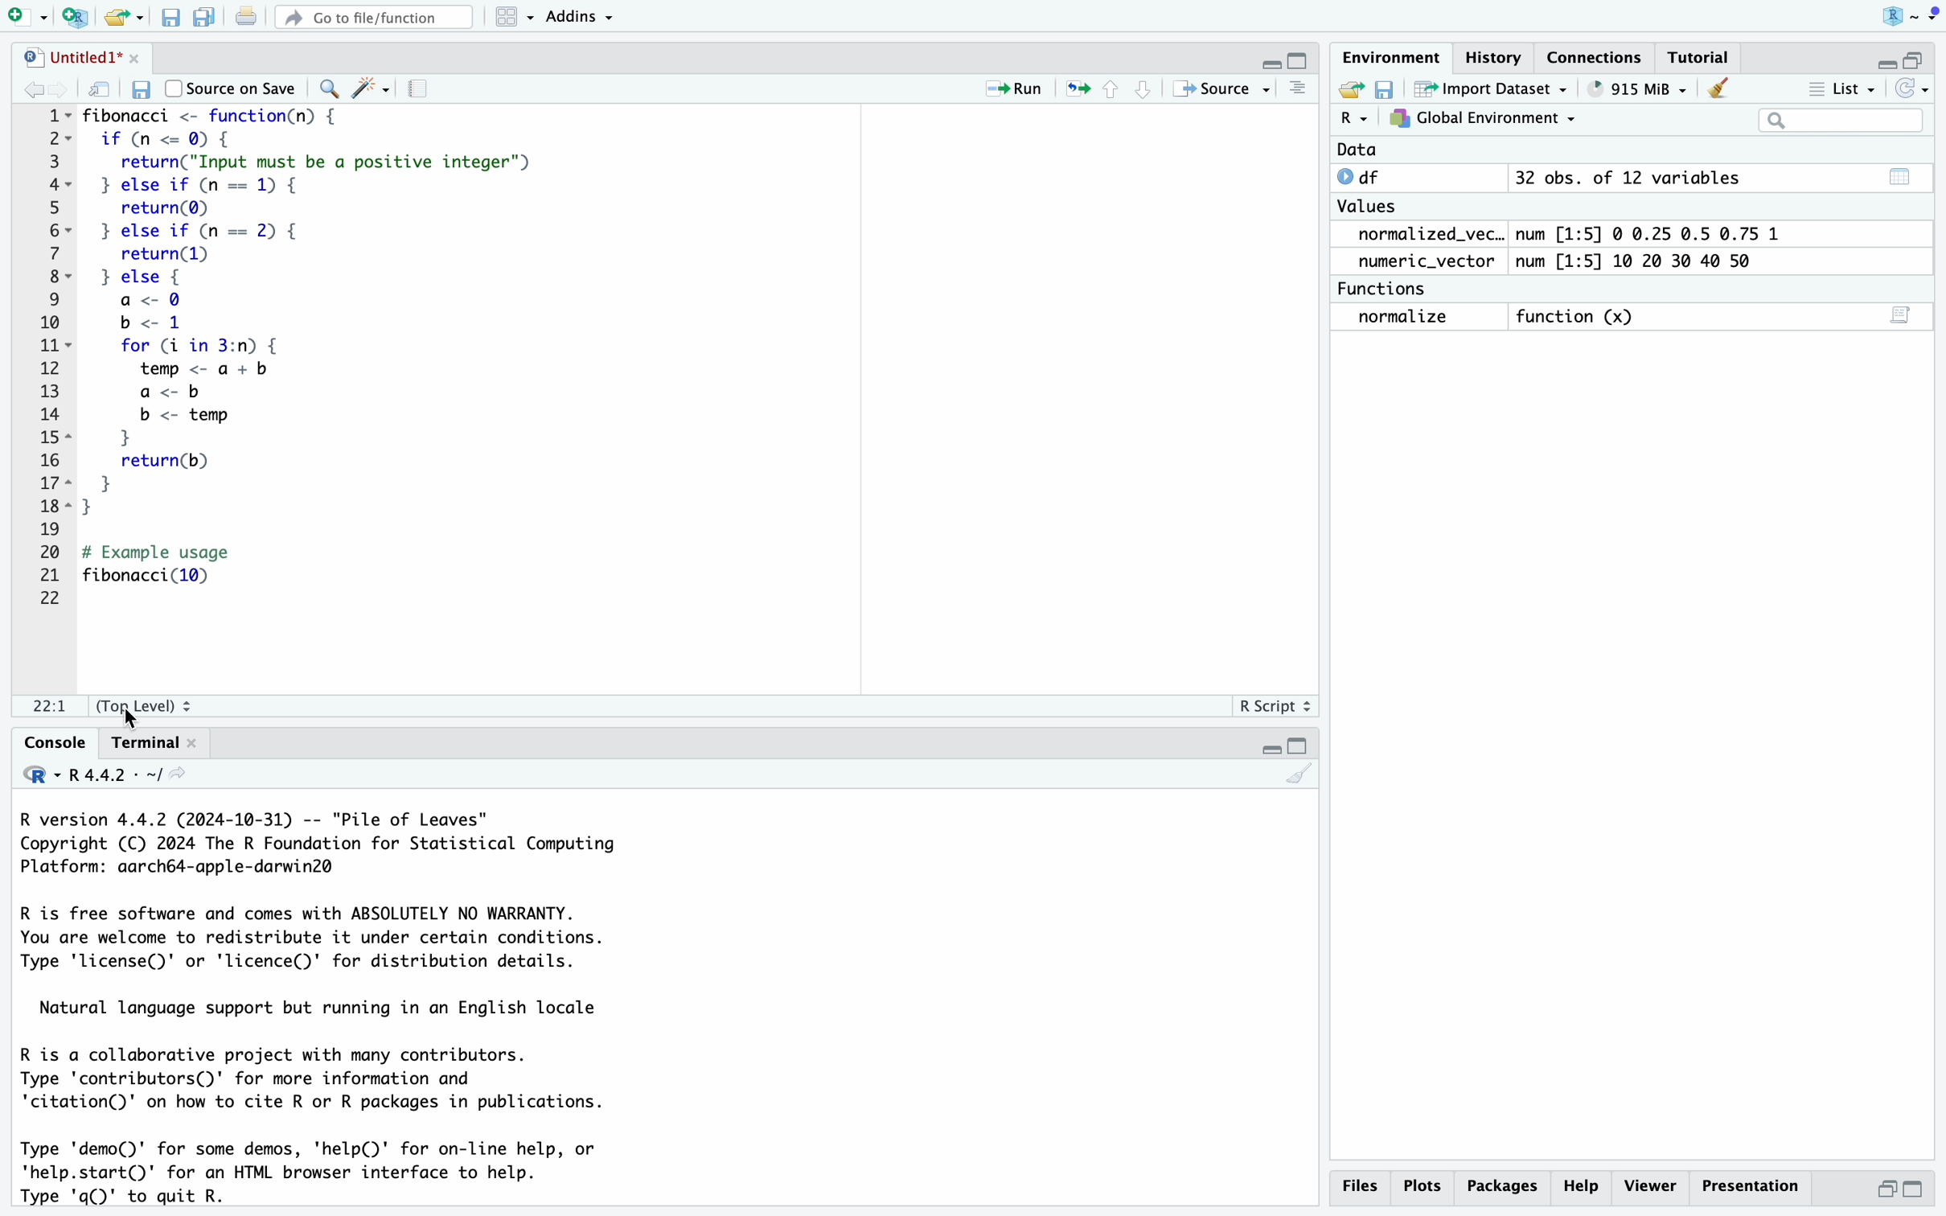  I want to click on function (x), so click(1579, 314).